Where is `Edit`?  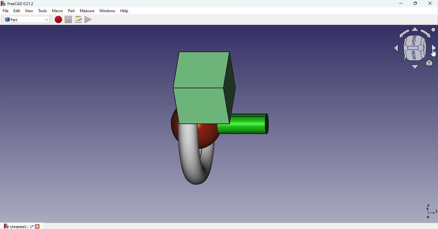
Edit is located at coordinates (17, 11).